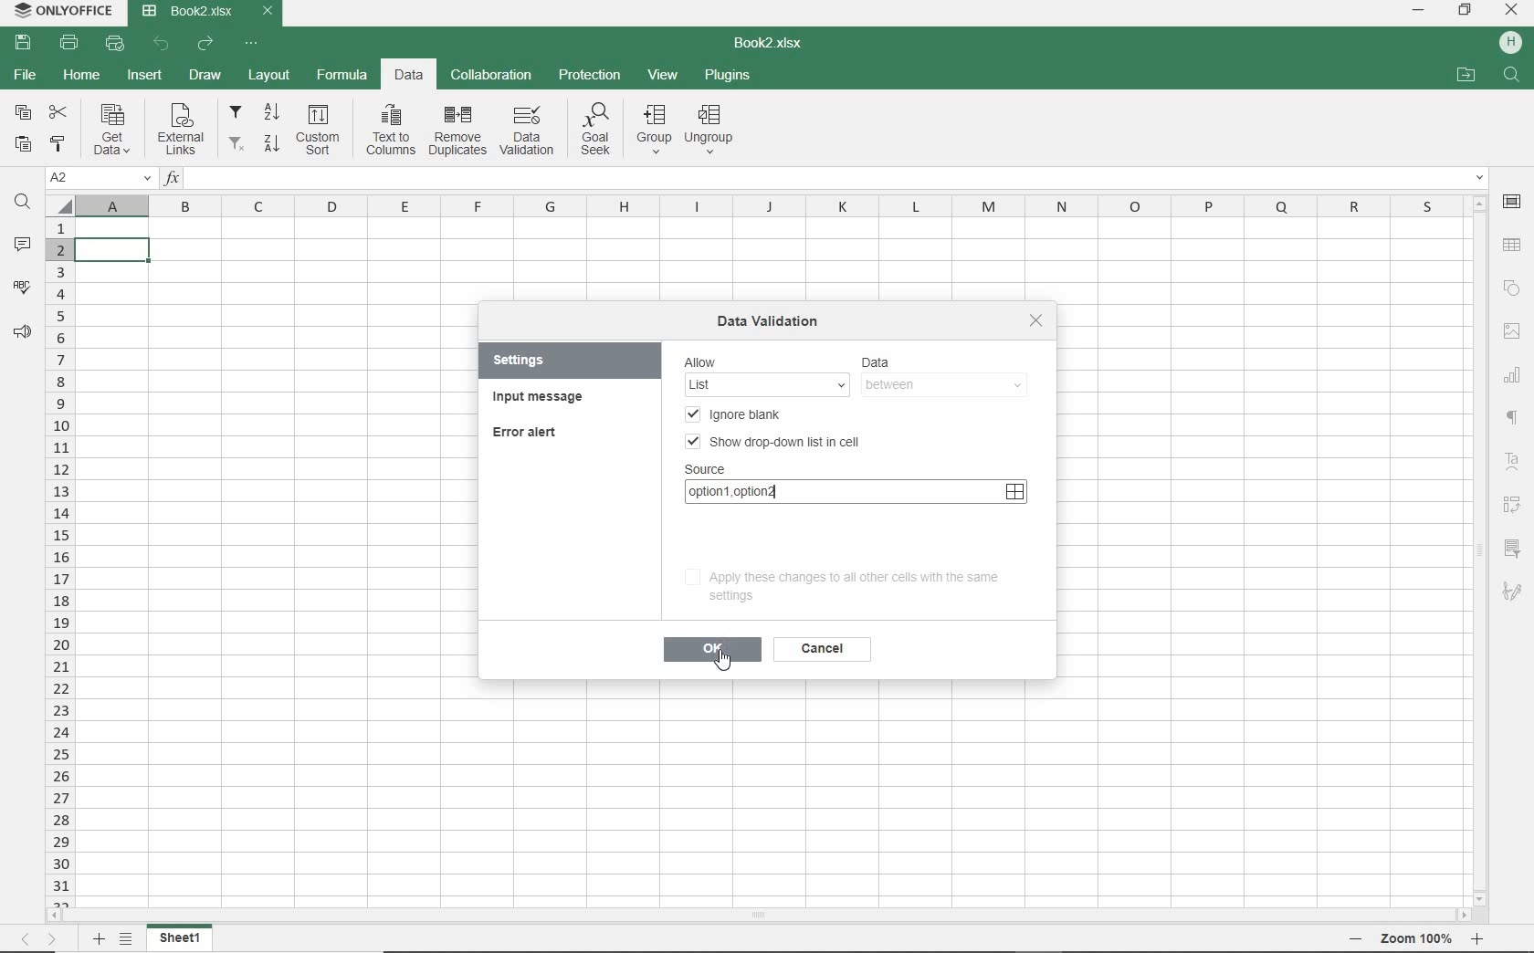 The width and height of the screenshot is (1534, 953). I want to click on ignore blank, so click(740, 416).